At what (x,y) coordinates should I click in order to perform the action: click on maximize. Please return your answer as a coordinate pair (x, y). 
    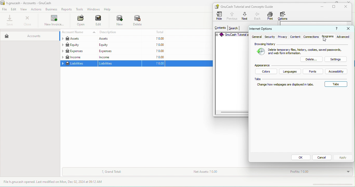
    Looking at the image, I should click on (335, 7).